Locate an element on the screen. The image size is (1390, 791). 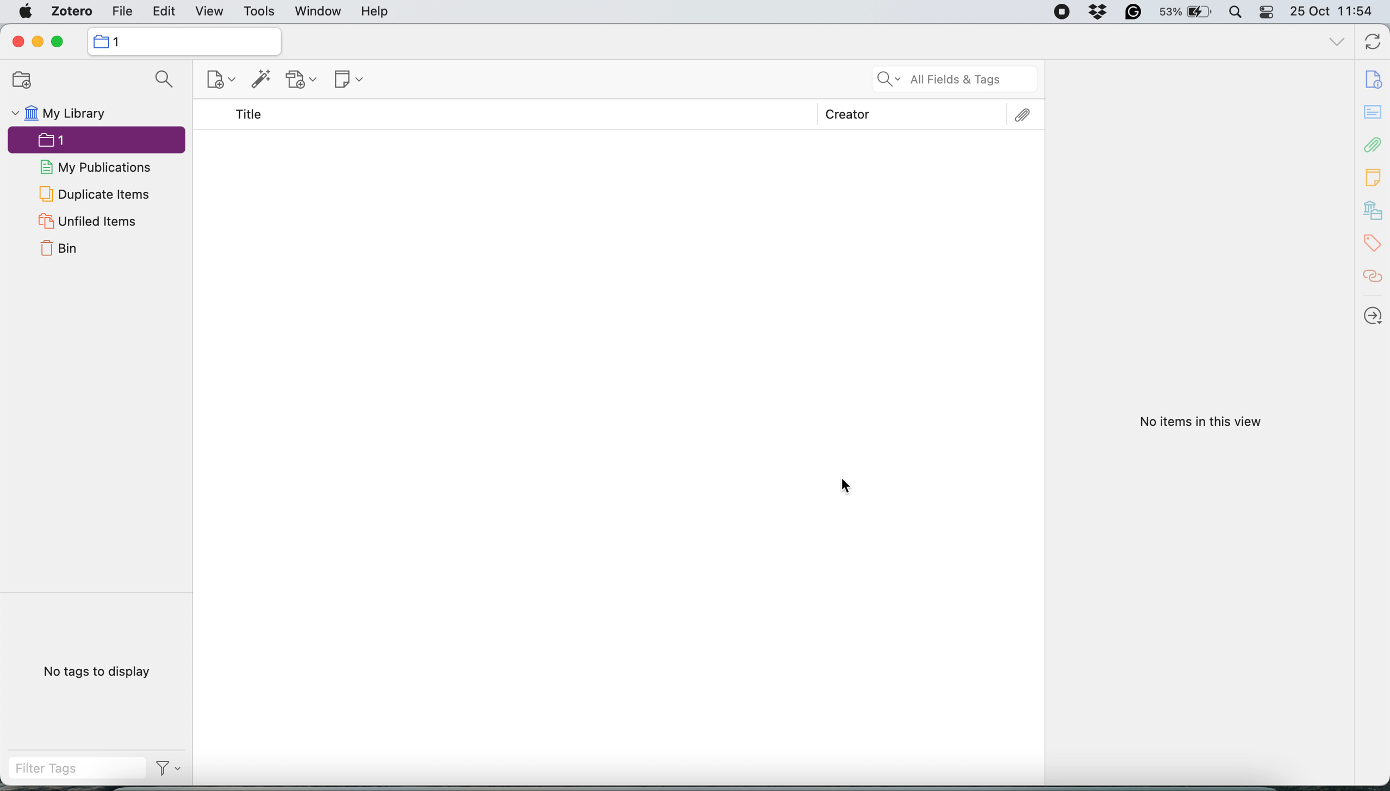
spotlight search is located at coordinates (1238, 11).